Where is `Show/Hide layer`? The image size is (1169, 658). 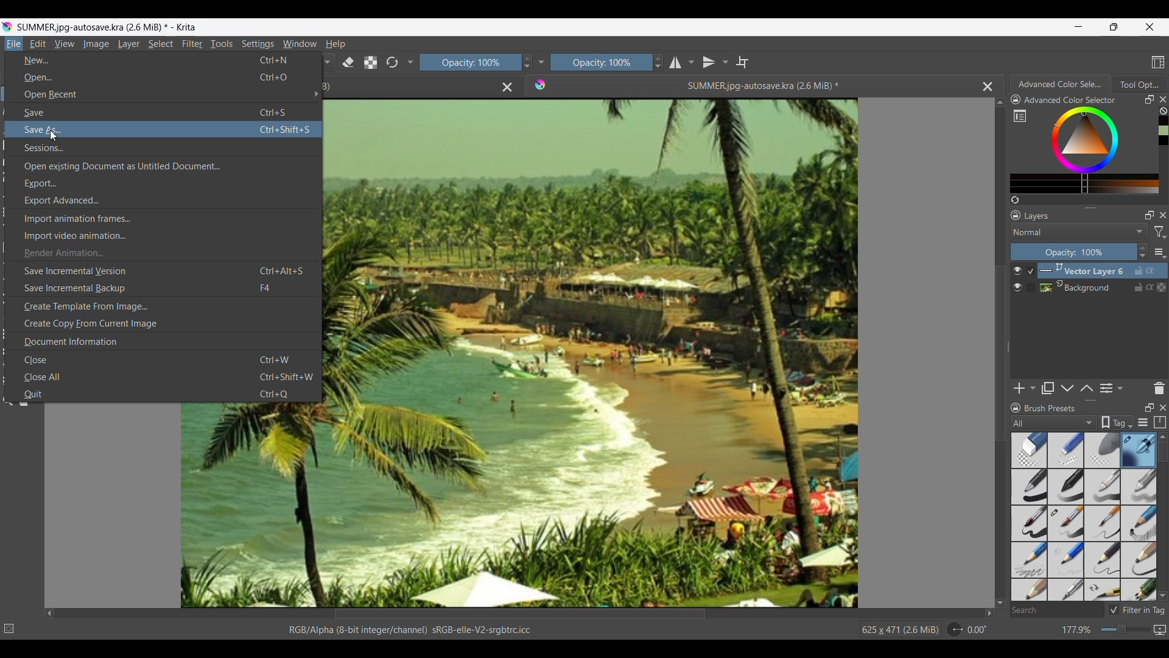 Show/Hide layer is located at coordinates (1017, 279).